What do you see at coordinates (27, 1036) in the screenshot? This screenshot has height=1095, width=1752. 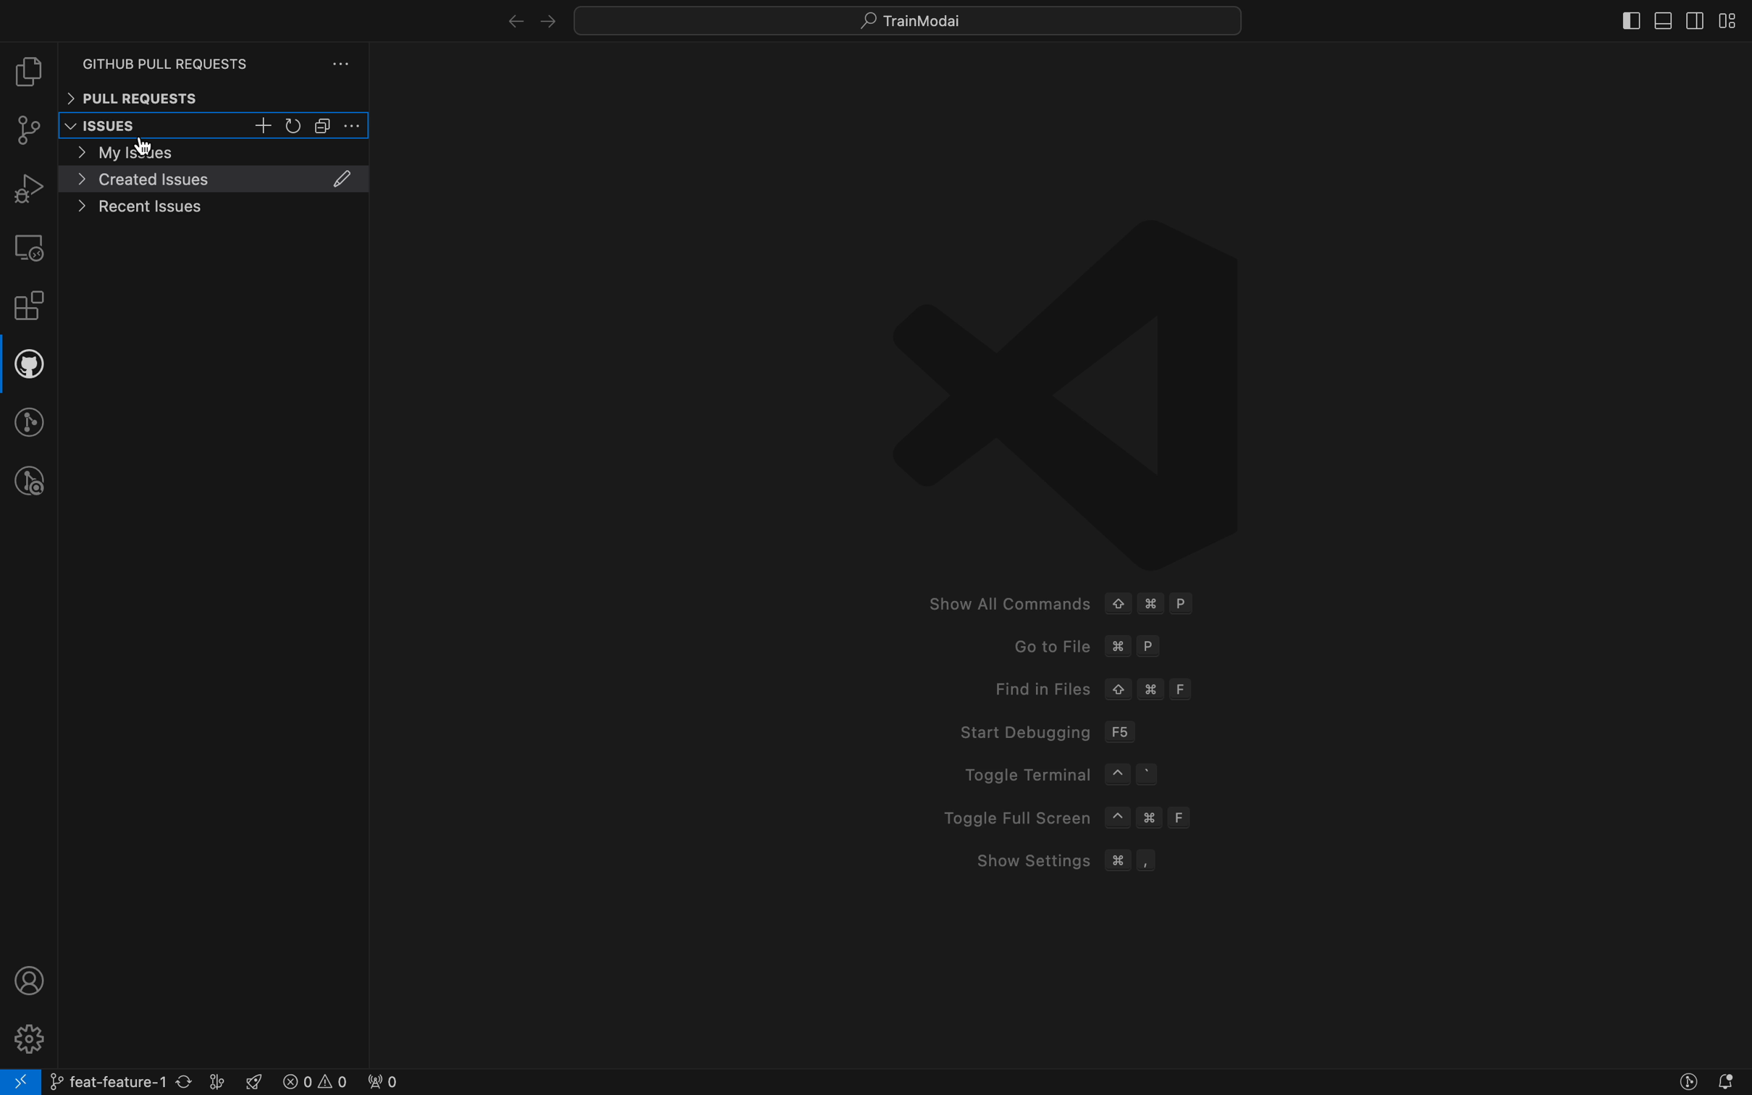 I see `settings` at bounding box center [27, 1036].